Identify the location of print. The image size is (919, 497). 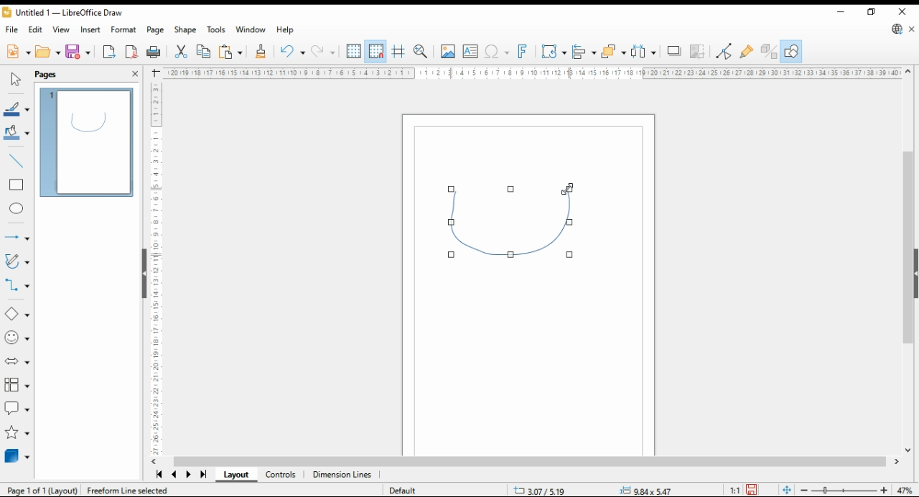
(155, 52).